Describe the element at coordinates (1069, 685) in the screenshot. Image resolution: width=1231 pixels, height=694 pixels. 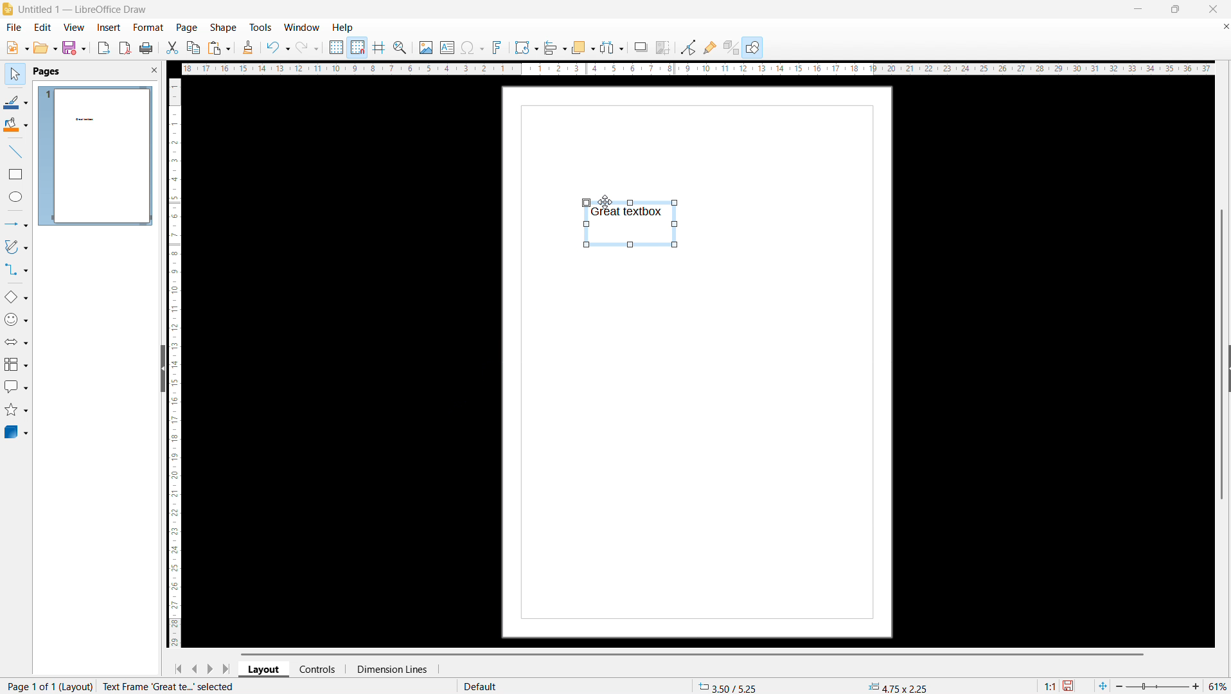
I see `save ` at that location.